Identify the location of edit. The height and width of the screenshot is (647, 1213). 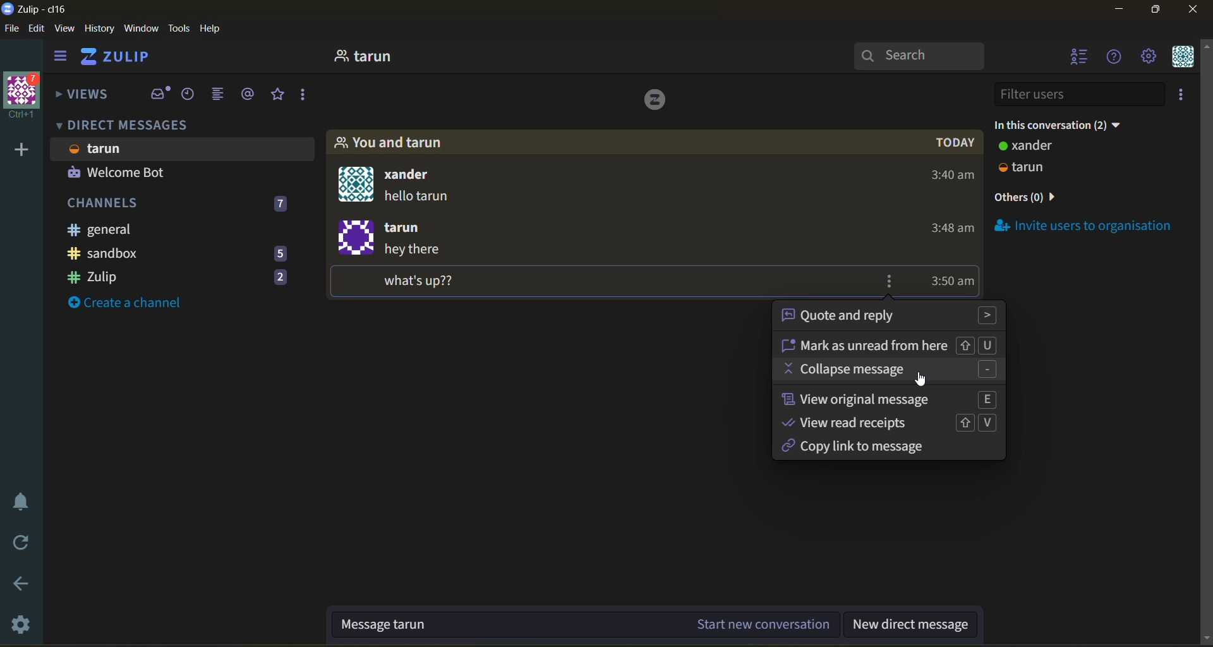
(37, 30).